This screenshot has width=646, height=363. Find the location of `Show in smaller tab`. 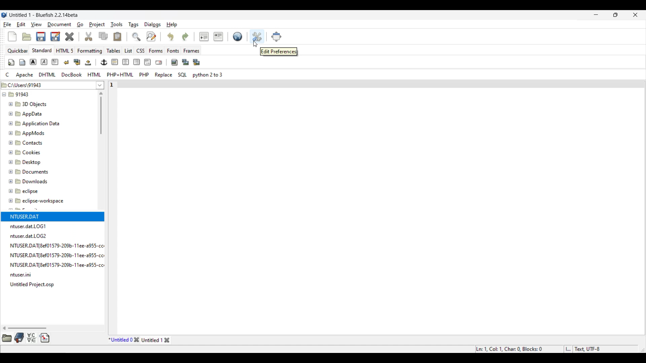

Show in smaller tab is located at coordinates (615, 15).